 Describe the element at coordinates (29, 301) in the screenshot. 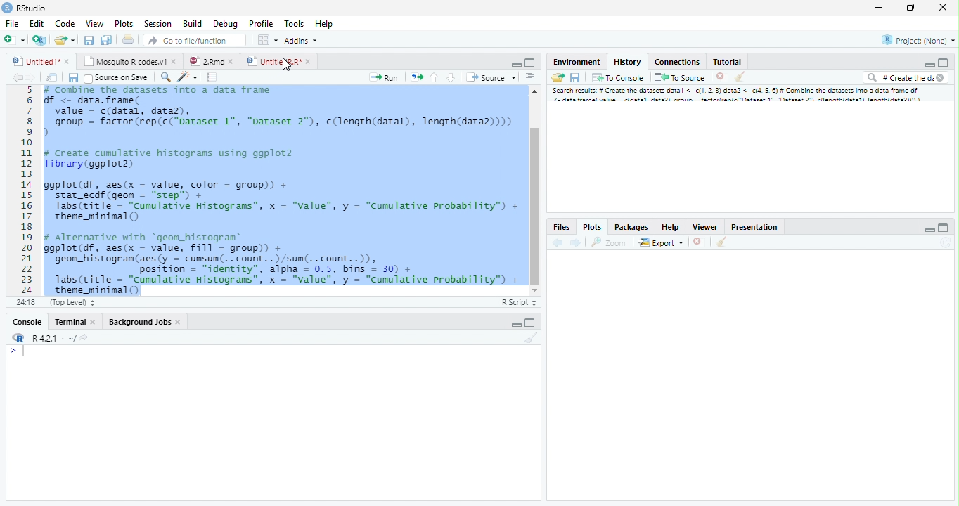

I see `1:1` at that location.